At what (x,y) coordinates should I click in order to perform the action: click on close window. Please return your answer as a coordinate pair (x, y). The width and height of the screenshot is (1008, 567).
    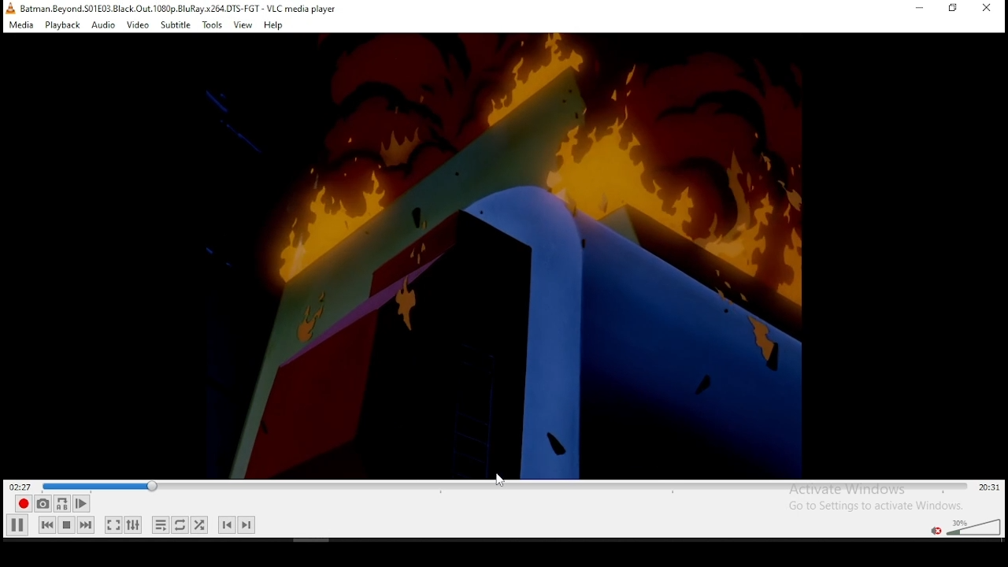
    Looking at the image, I should click on (988, 8).